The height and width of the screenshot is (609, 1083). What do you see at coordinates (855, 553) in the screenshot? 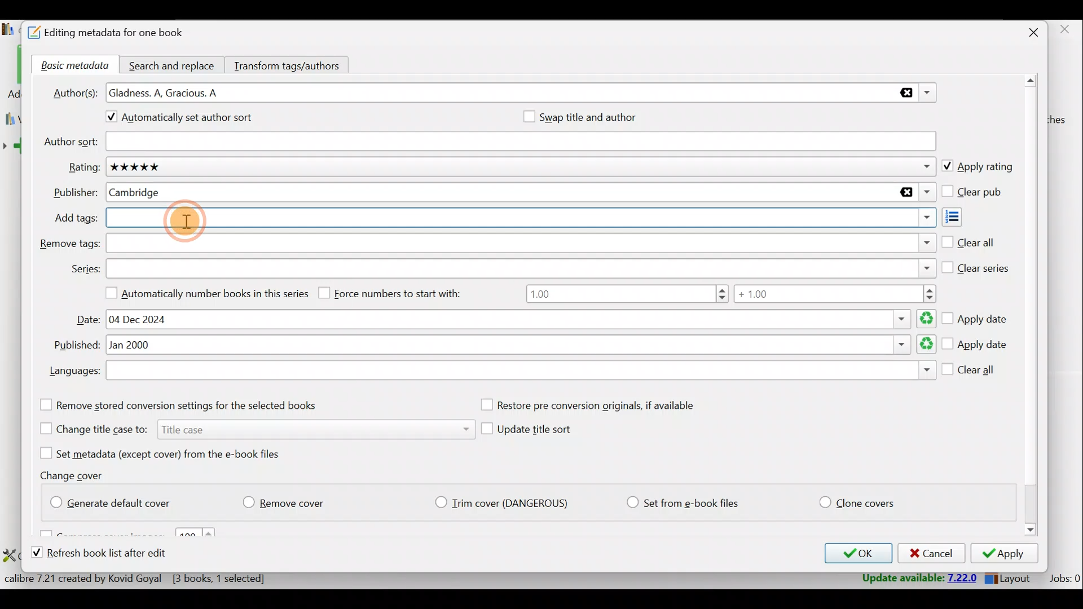
I see `OK` at bounding box center [855, 553].